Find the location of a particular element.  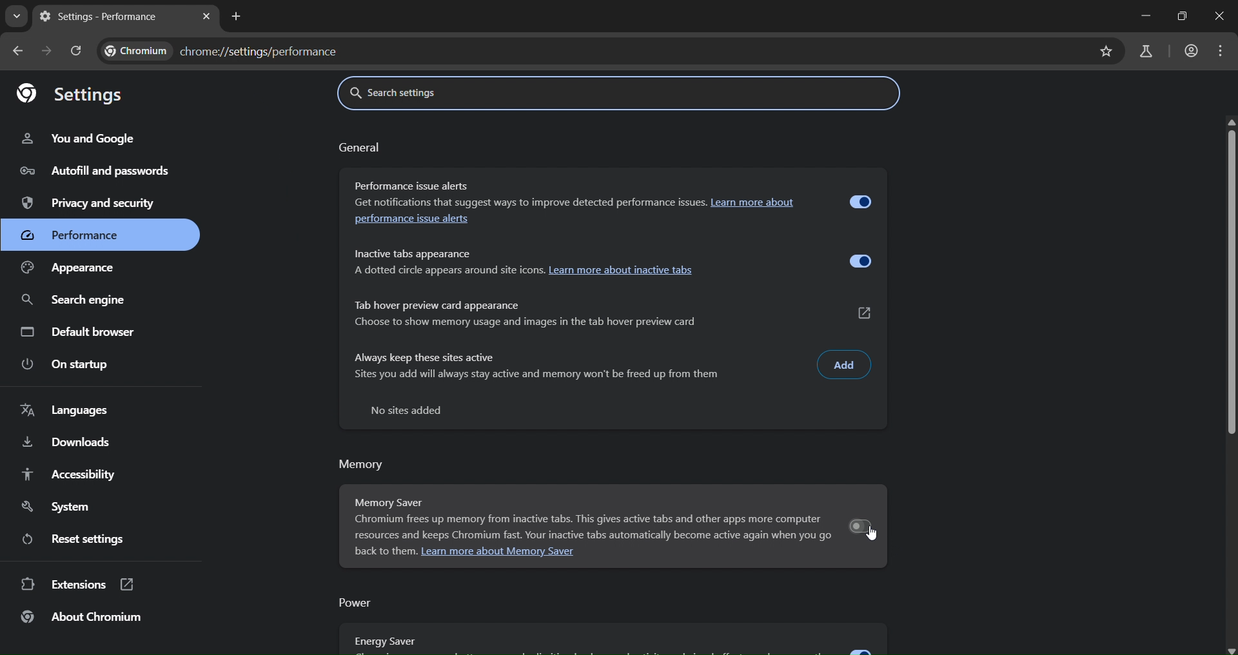

maximize is located at coordinates (1183, 17).